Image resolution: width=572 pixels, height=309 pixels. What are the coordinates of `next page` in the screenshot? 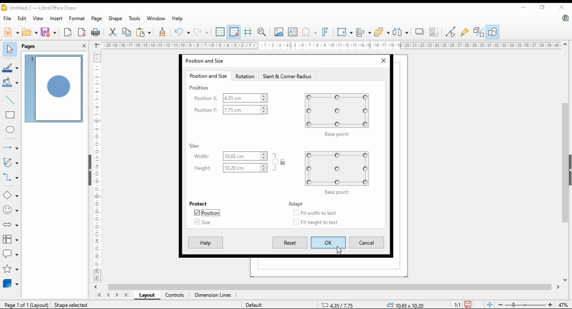 It's located at (117, 295).